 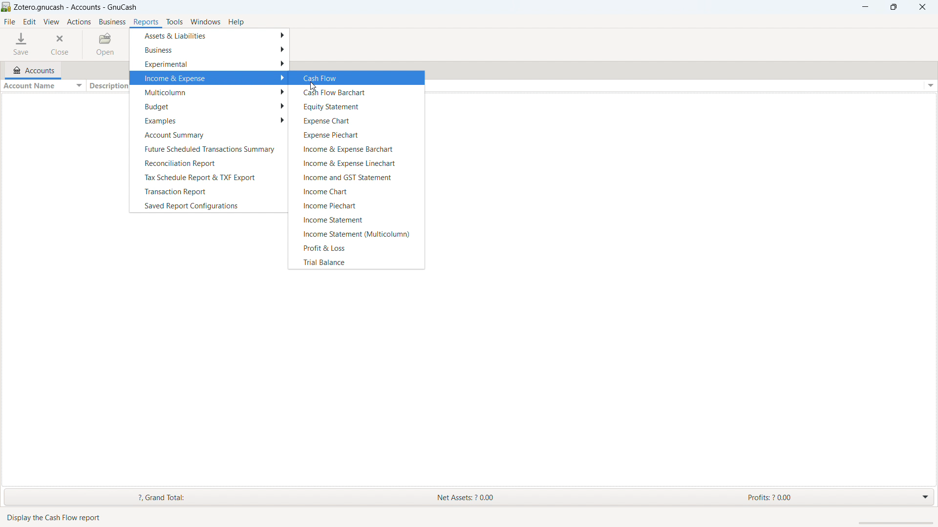 I want to click on title, so click(x=77, y=8).